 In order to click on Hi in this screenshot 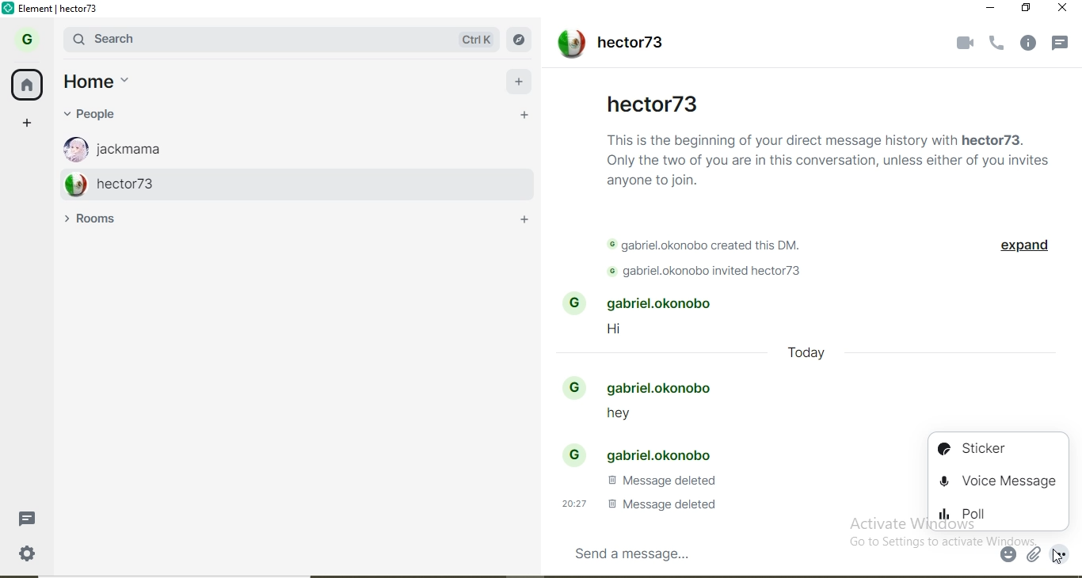, I will do `click(624, 332)`.